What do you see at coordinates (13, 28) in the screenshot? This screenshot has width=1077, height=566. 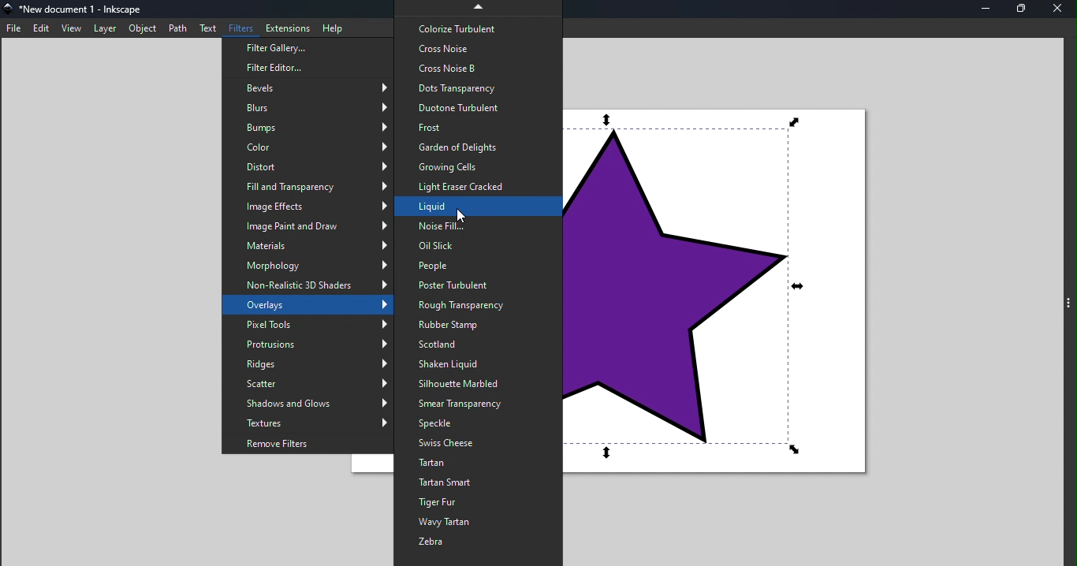 I see `file` at bounding box center [13, 28].